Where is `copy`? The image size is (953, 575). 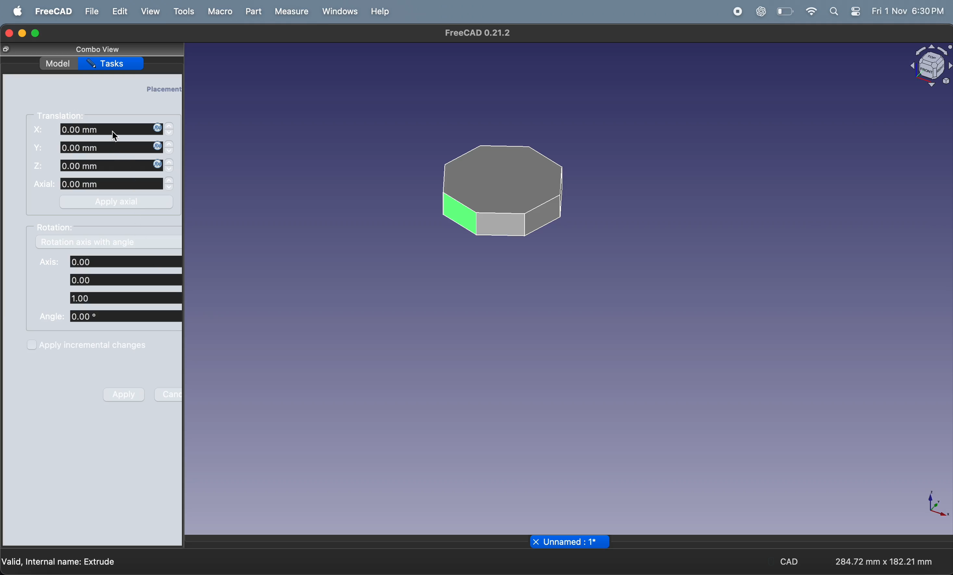 copy is located at coordinates (7, 49).